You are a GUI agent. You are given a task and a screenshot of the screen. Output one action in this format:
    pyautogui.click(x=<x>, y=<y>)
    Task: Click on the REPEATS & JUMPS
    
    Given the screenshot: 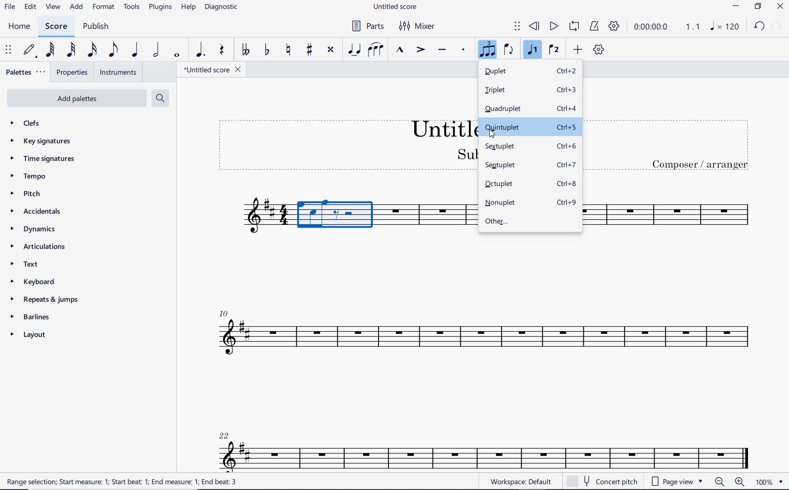 What is the action you would take?
    pyautogui.click(x=46, y=299)
    